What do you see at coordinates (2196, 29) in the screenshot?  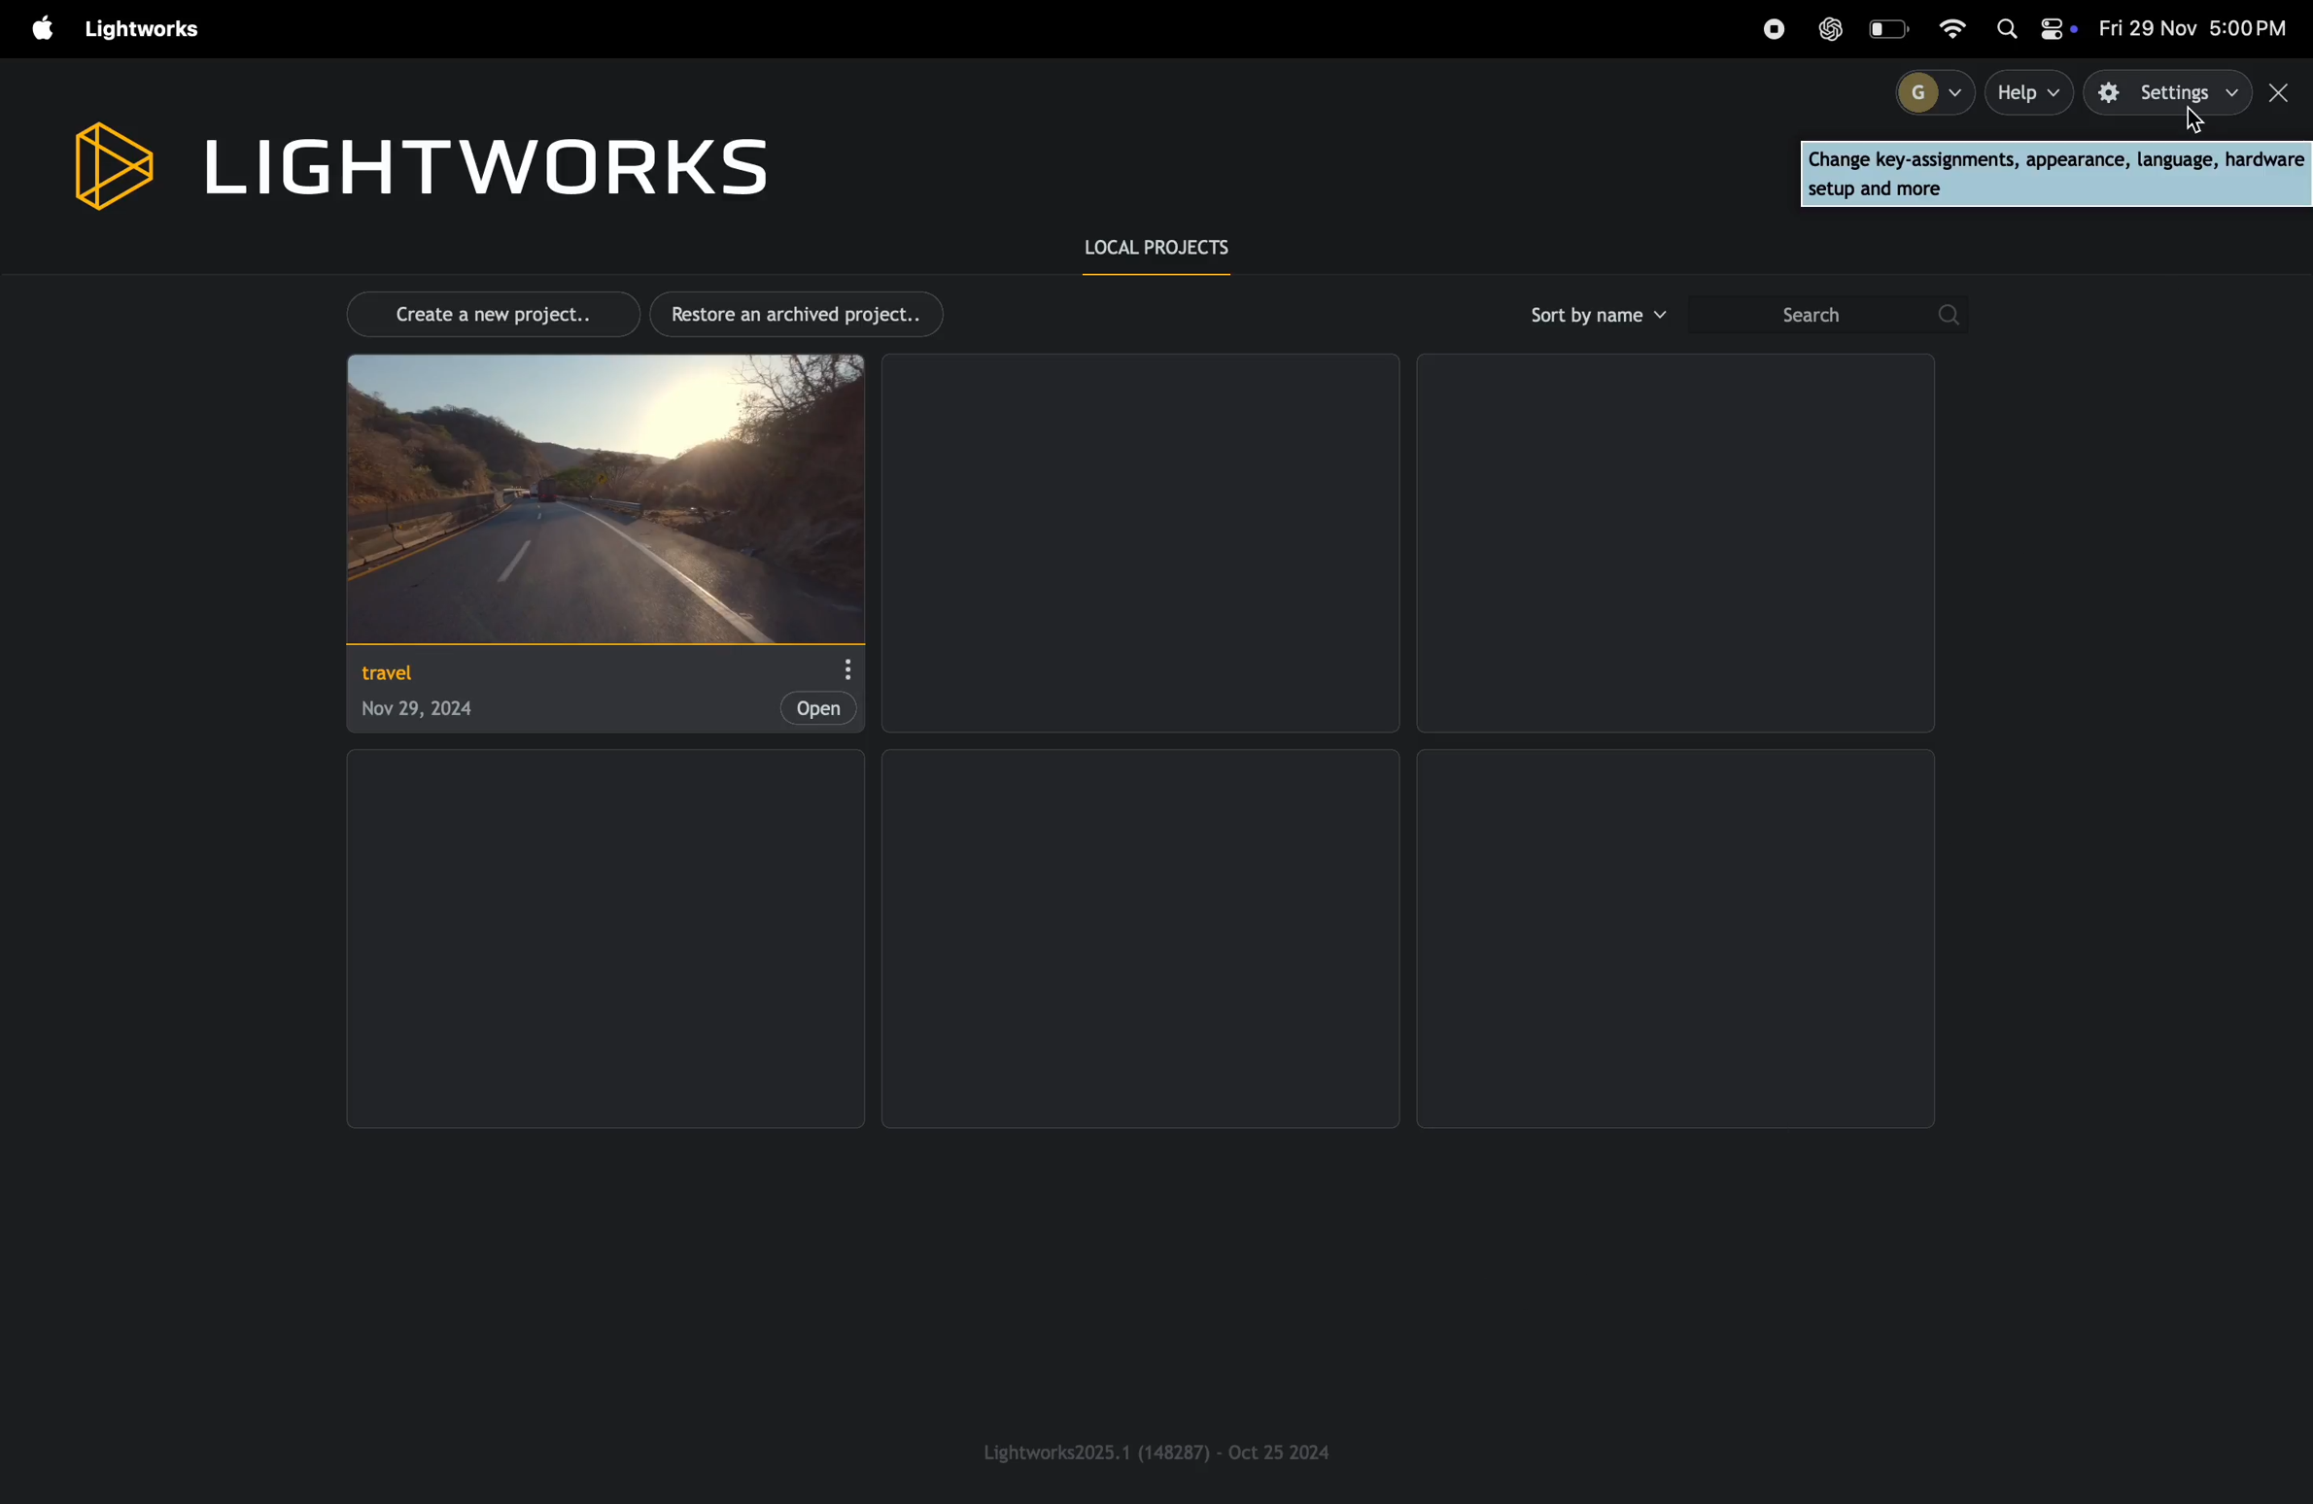 I see `date and time` at bounding box center [2196, 29].